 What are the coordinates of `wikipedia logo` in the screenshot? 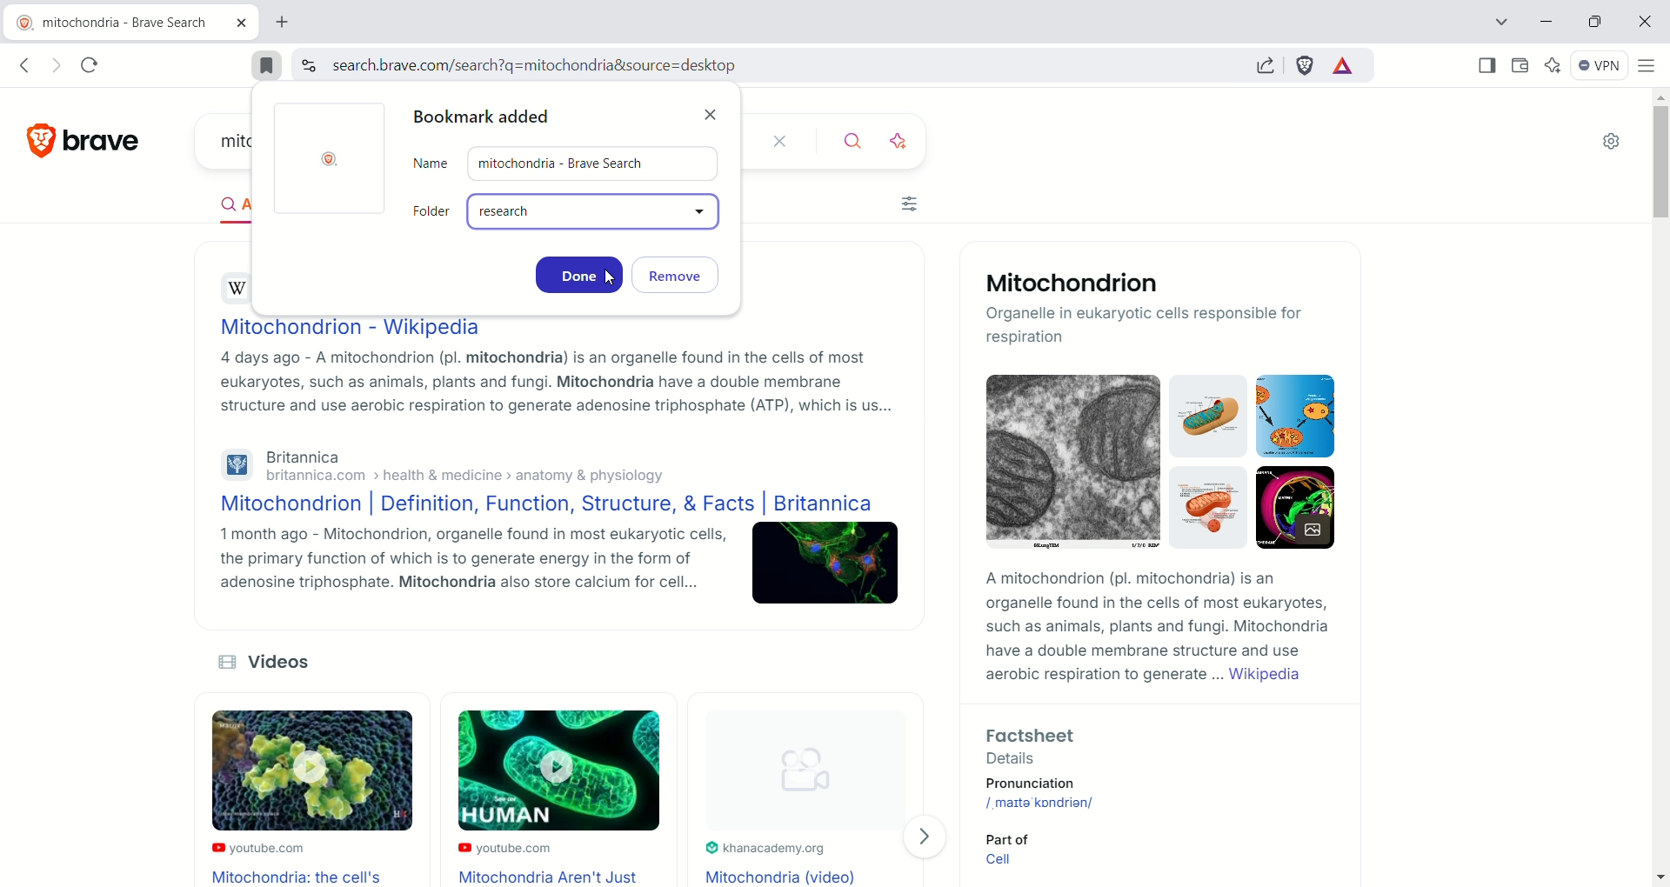 It's located at (239, 288).